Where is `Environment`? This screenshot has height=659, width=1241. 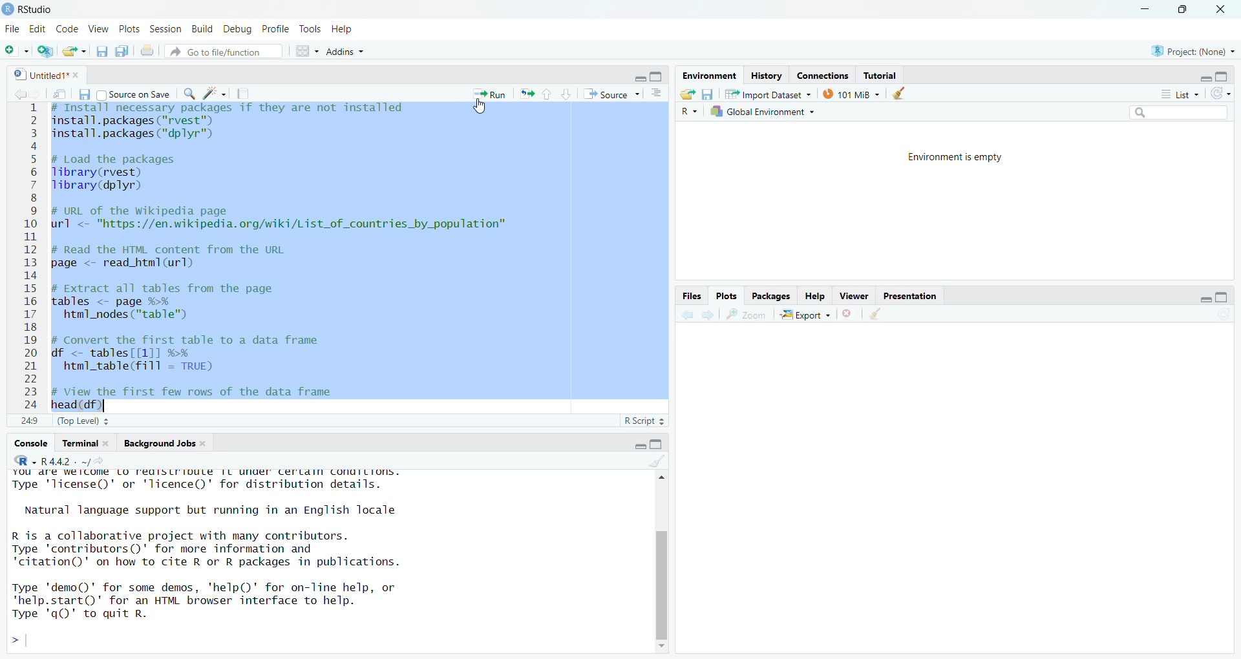 Environment is located at coordinates (708, 76).